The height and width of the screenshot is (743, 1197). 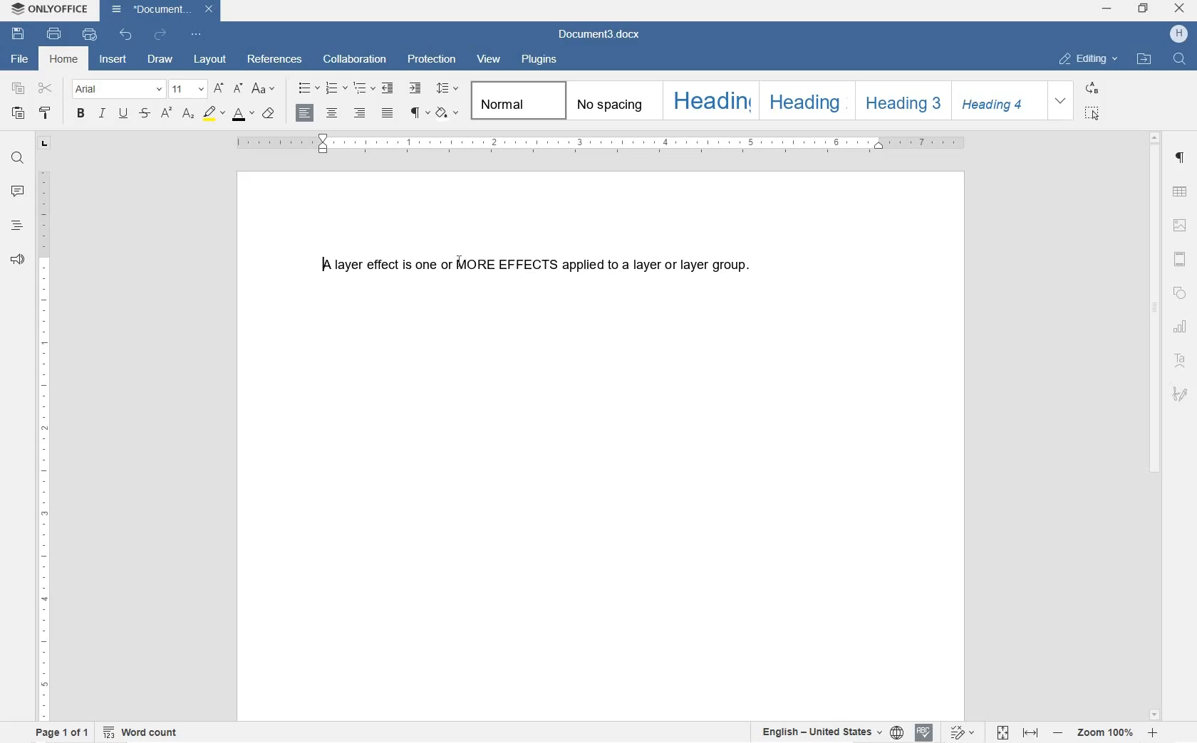 I want to click on PROTECTION, so click(x=432, y=60).